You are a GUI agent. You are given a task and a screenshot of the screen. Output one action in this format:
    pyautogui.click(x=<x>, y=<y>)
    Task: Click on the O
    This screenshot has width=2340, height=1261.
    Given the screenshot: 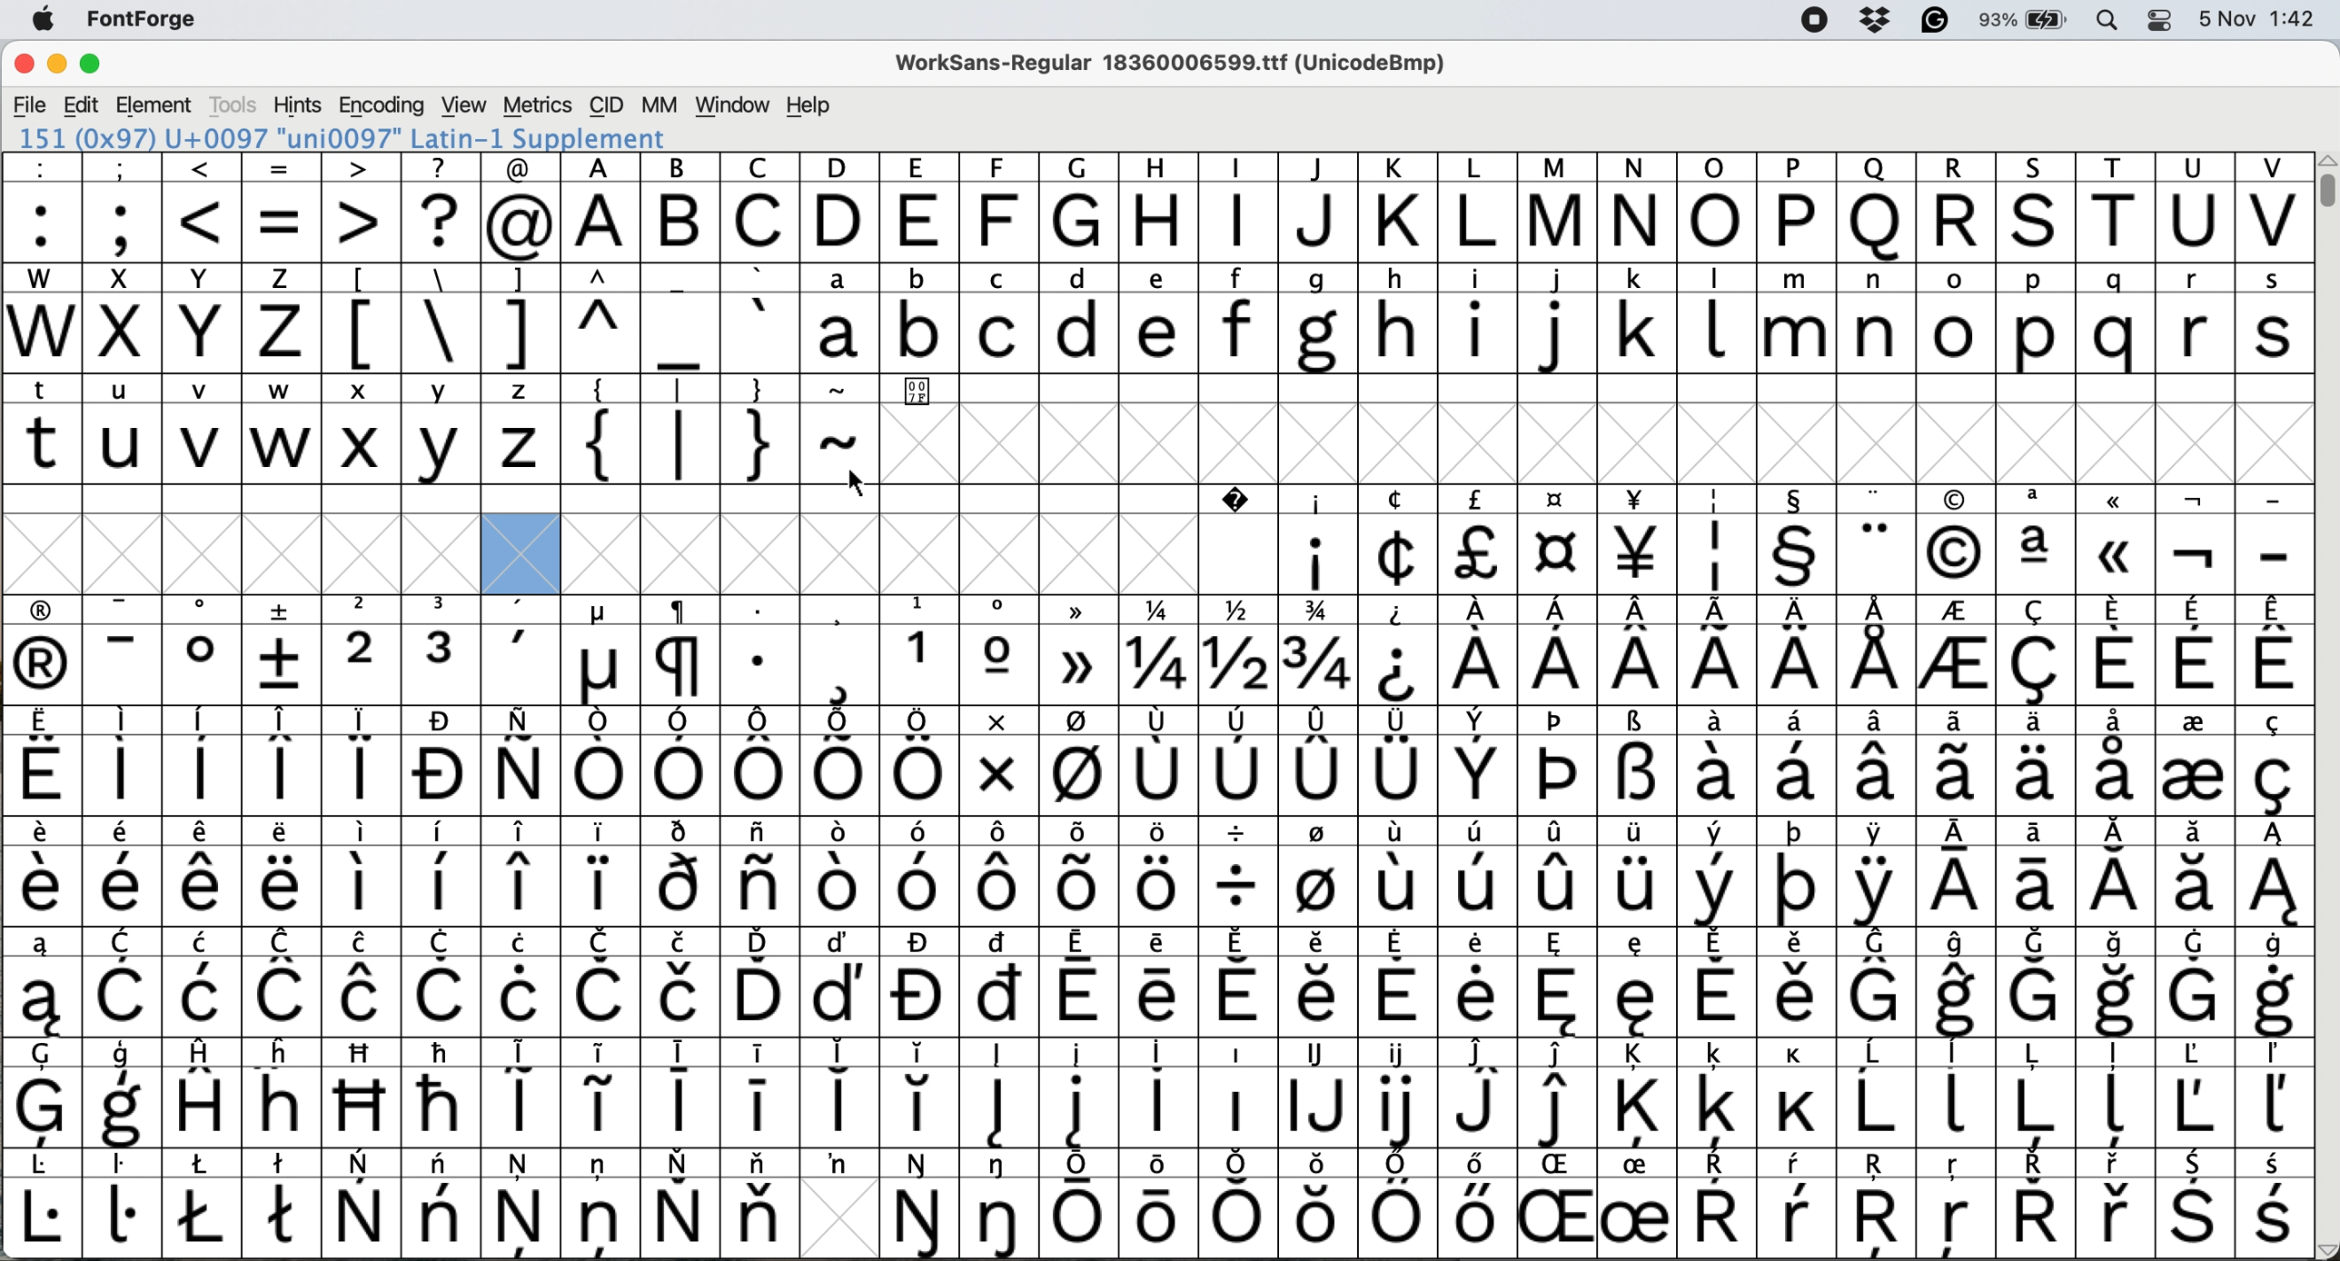 What is the action you would take?
    pyautogui.click(x=1716, y=207)
    